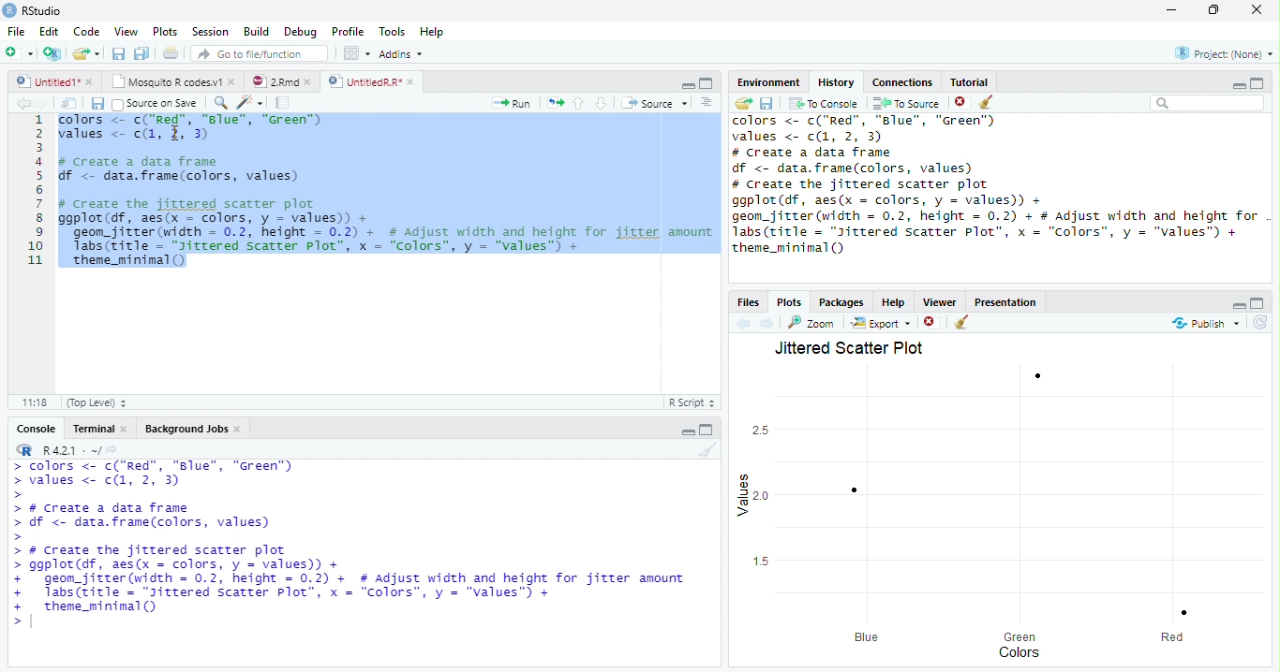 The width and height of the screenshot is (1280, 672). What do you see at coordinates (692, 402) in the screenshot?
I see `R Script` at bounding box center [692, 402].